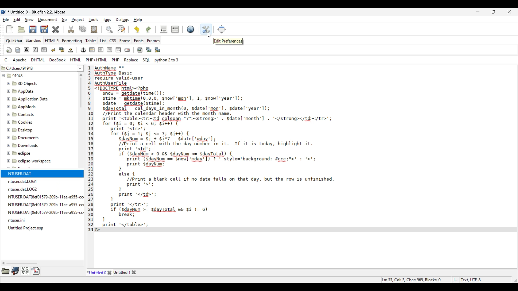  What do you see at coordinates (90, 60) in the screenshot?
I see `Code alnguage options` at bounding box center [90, 60].